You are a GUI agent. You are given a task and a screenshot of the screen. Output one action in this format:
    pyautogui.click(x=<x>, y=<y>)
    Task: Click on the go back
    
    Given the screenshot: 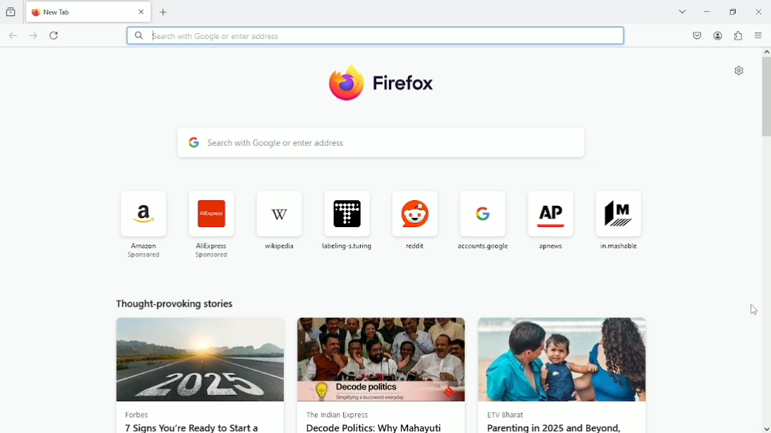 What is the action you would take?
    pyautogui.click(x=13, y=35)
    